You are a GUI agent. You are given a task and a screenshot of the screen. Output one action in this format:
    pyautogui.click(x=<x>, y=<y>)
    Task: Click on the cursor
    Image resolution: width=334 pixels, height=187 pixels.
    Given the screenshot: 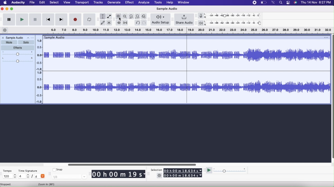 What is the action you would take?
    pyautogui.click(x=120, y=19)
    